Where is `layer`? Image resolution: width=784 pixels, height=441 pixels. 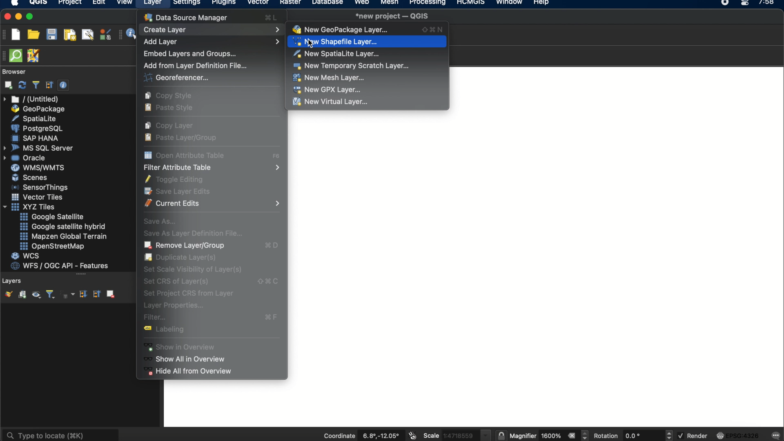
layer is located at coordinates (153, 4).